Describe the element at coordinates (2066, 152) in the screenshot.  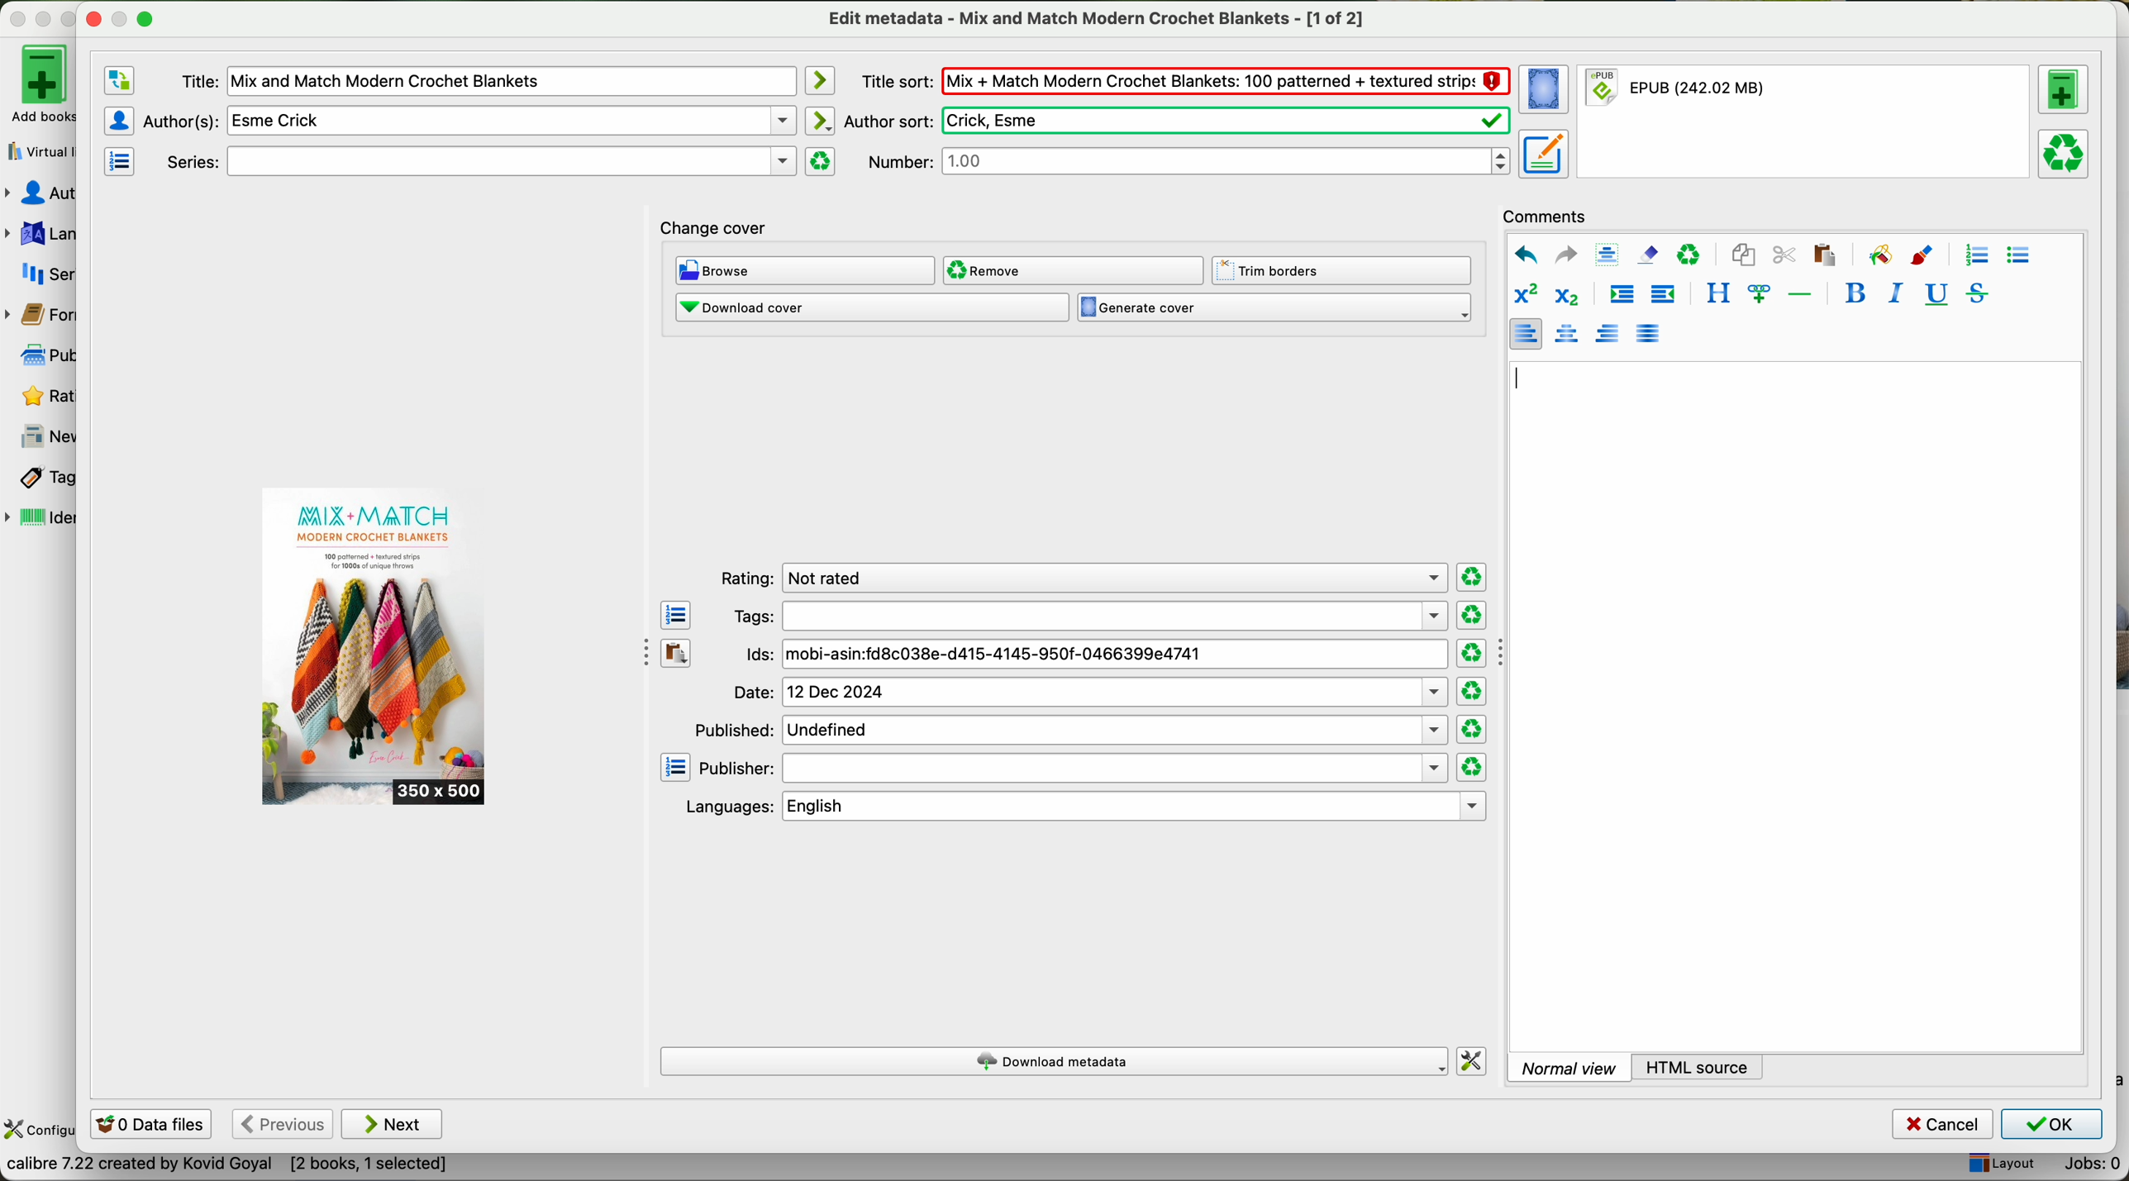
I see `remove the selected format from this book` at that location.